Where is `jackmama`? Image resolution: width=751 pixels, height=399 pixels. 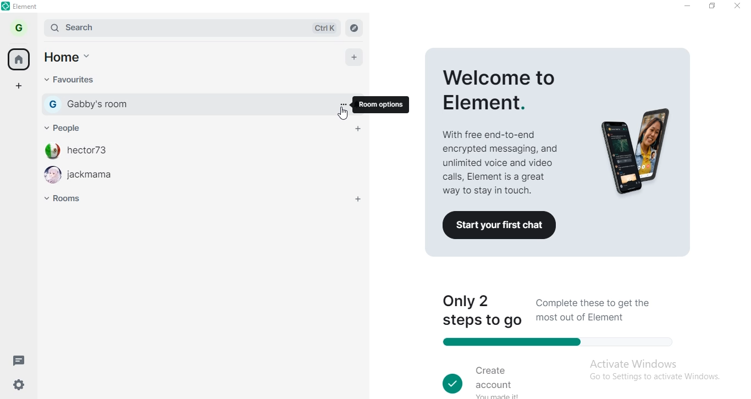 jackmama is located at coordinates (97, 177).